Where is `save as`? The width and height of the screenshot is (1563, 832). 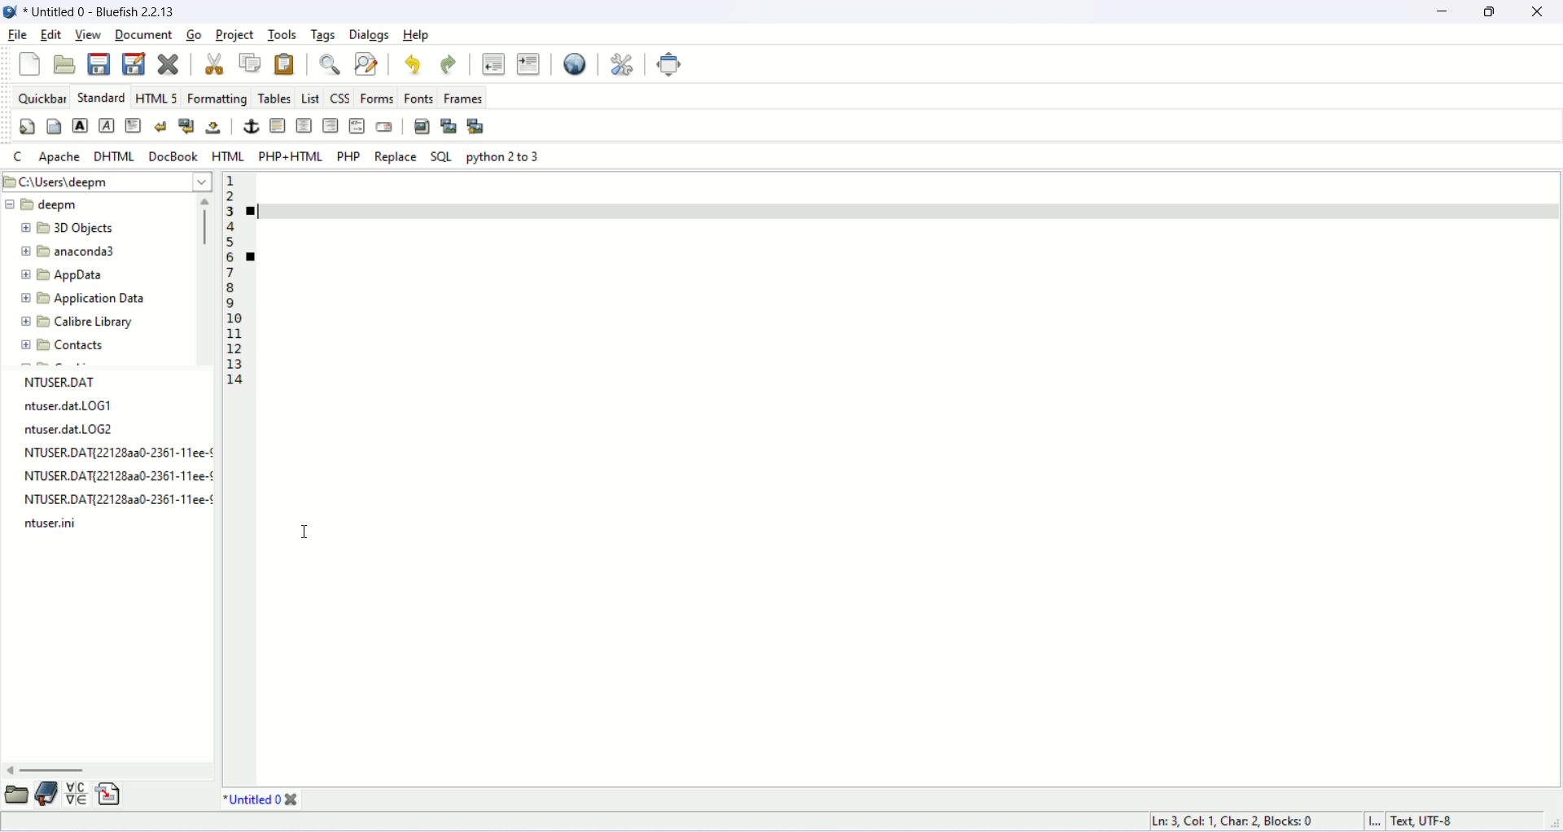
save as is located at coordinates (134, 63).